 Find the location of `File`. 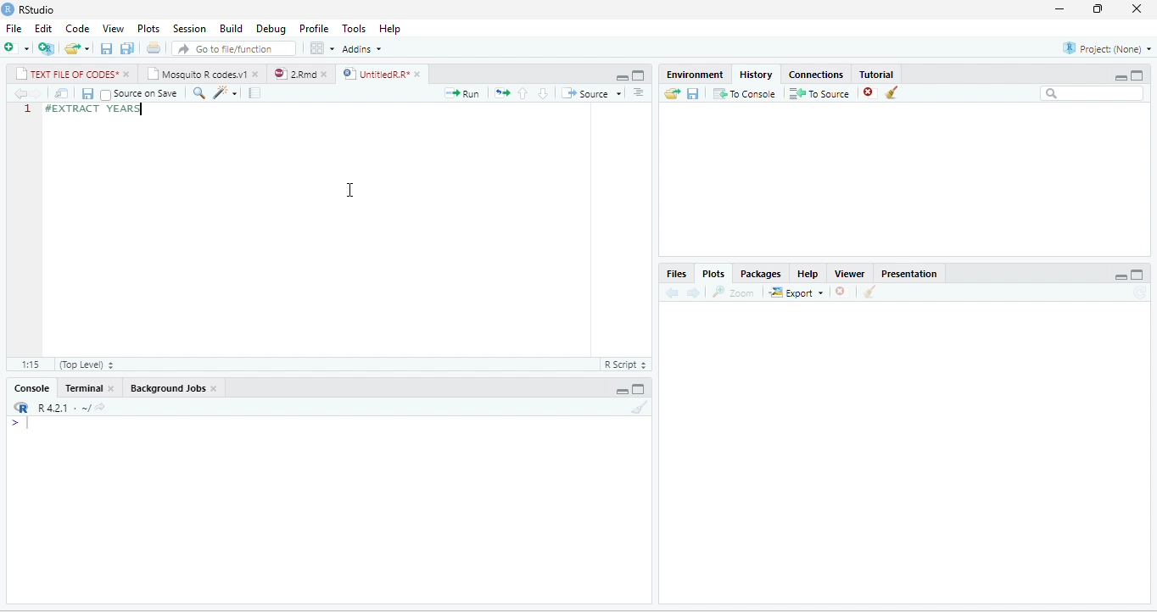

File is located at coordinates (14, 29).